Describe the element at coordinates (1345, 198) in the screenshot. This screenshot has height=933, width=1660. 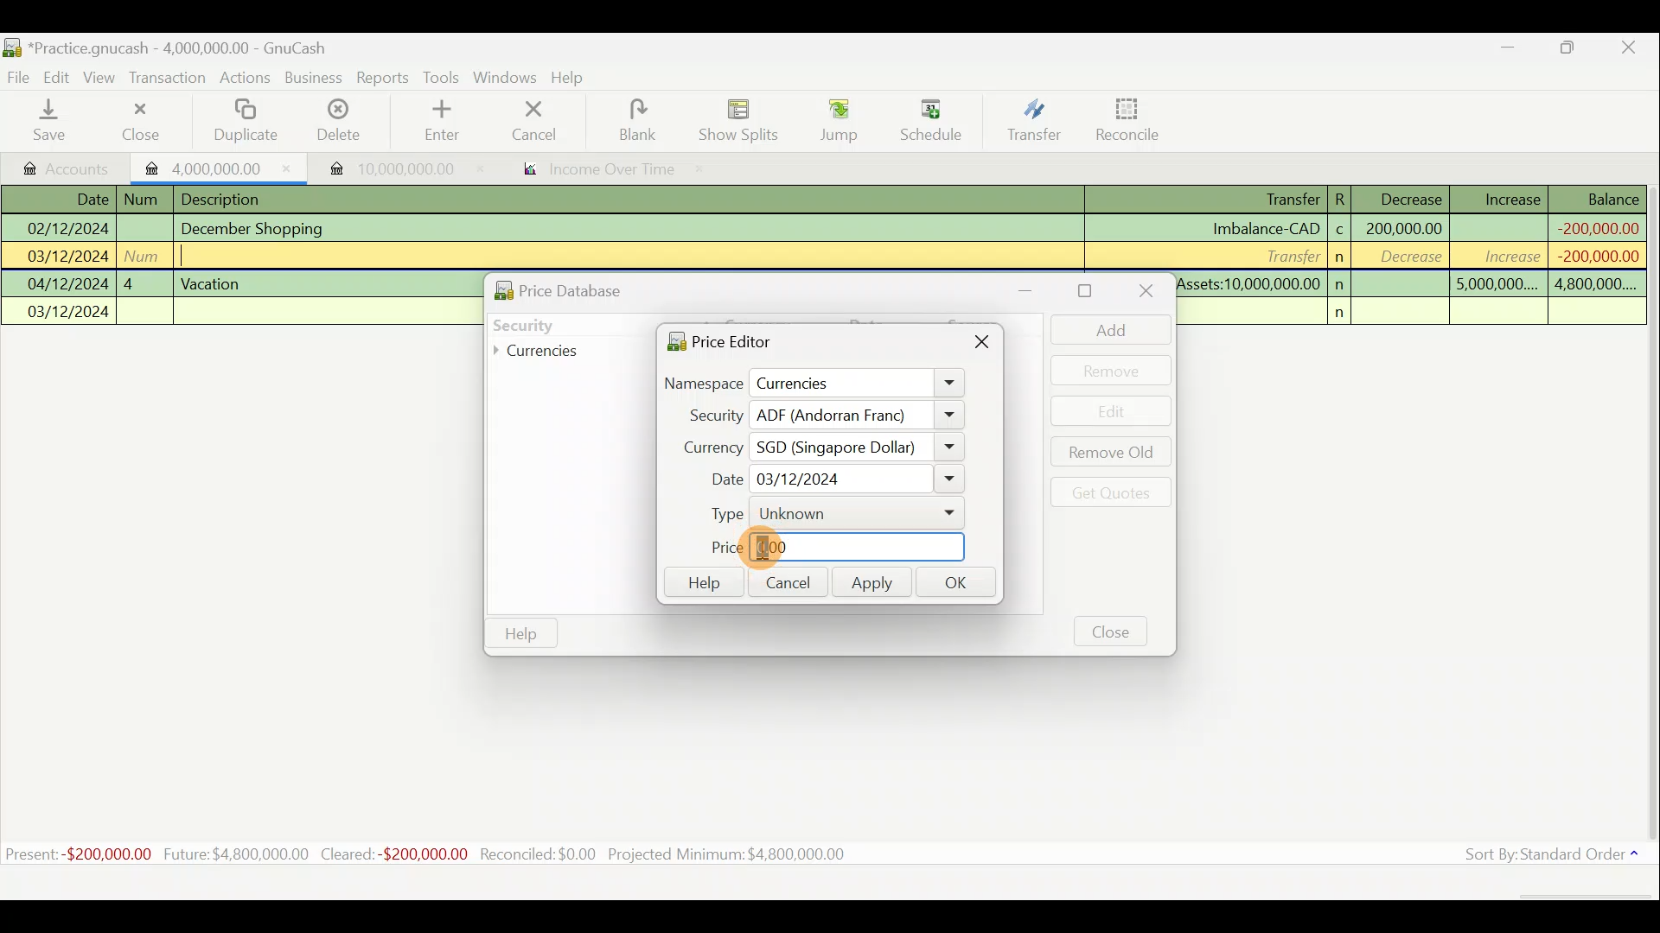
I see `R` at that location.